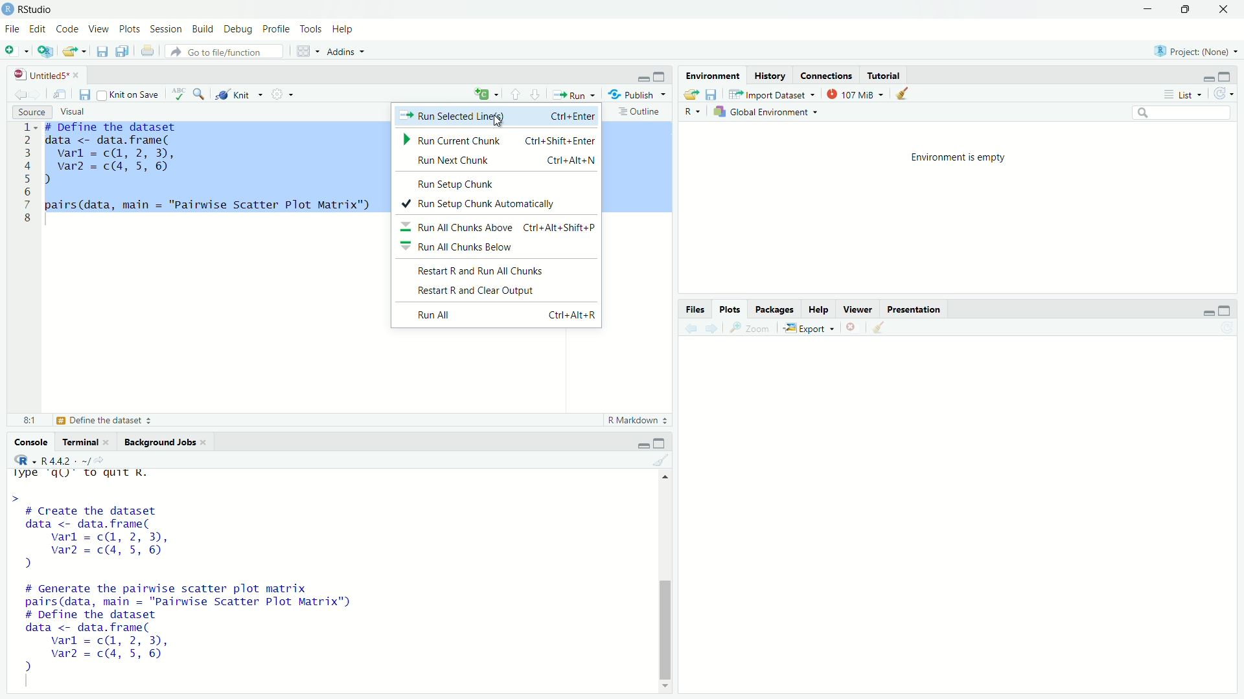 This screenshot has width=1244, height=699. What do you see at coordinates (1225, 78) in the screenshot?
I see `Maximize` at bounding box center [1225, 78].